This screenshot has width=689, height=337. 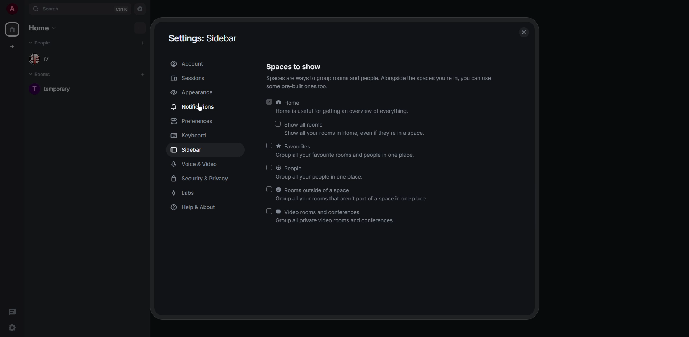 I want to click on preferences, so click(x=193, y=121).